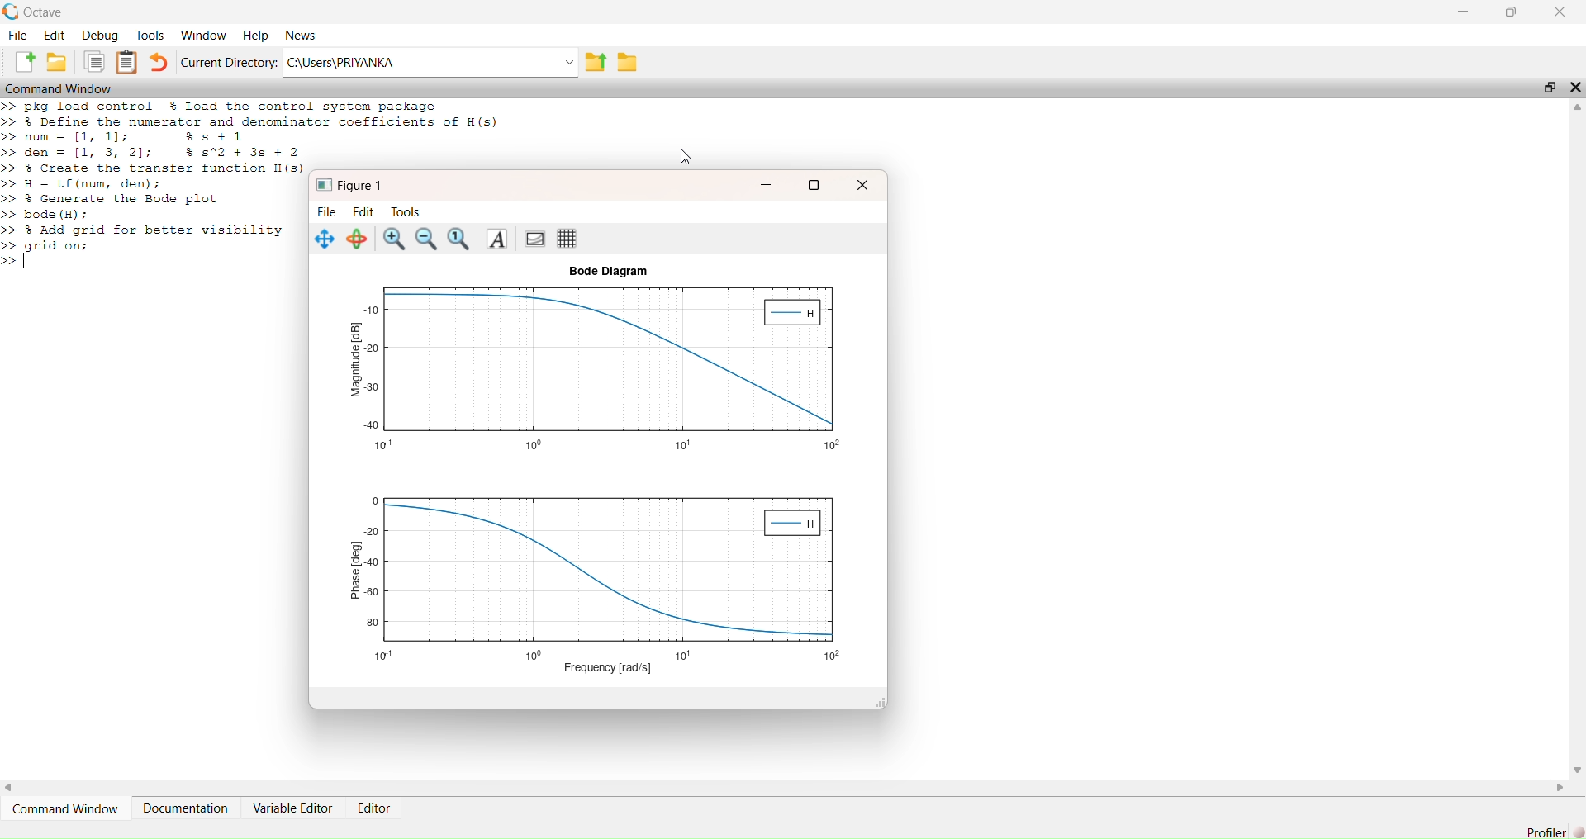 This screenshot has height=839, width=1586. Describe the element at coordinates (607, 576) in the screenshot. I see `graph` at that location.